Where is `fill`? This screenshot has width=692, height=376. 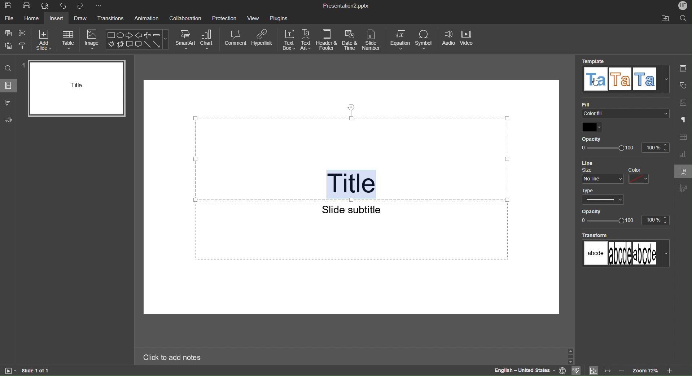 fill is located at coordinates (624, 110).